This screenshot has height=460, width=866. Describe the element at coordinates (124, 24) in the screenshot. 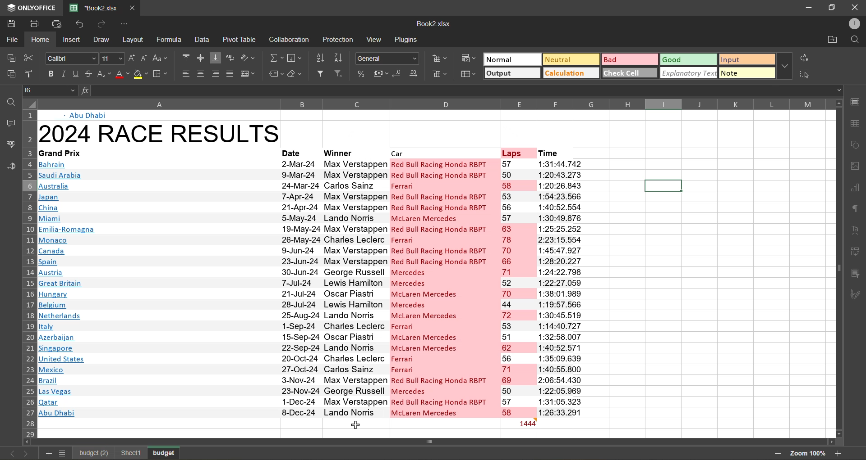

I see `customize quick access toolbar` at that location.